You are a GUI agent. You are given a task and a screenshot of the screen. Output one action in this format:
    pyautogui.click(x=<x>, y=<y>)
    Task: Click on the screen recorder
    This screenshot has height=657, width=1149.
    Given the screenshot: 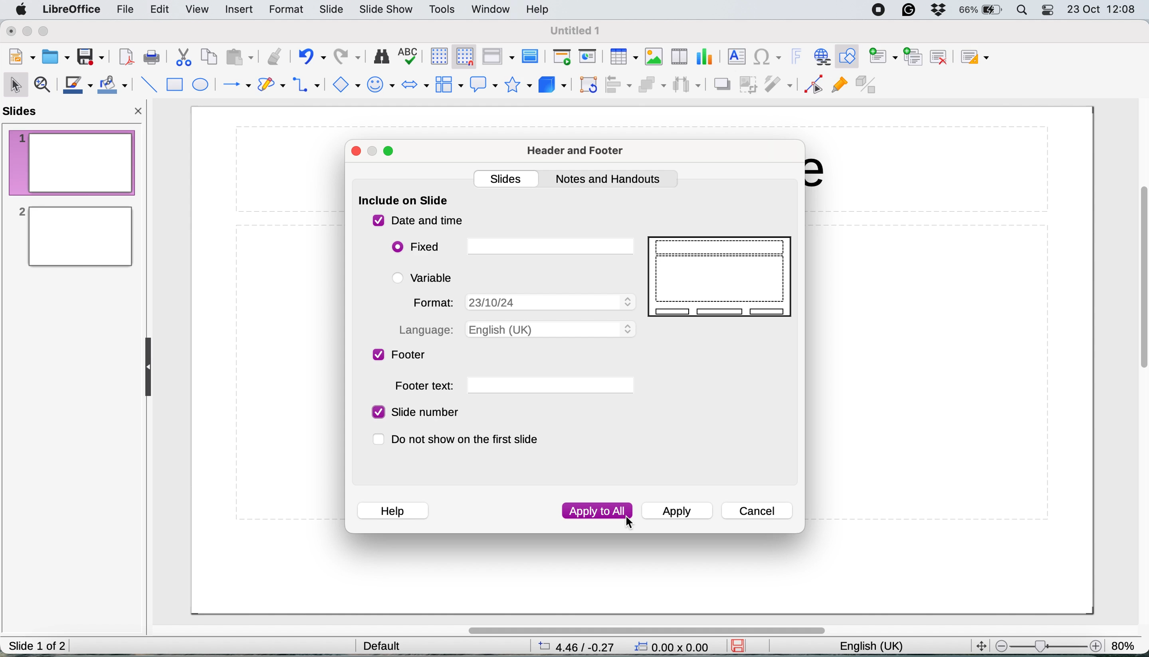 What is the action you would take?
    pyautogui.click(x=882, y=10)
    